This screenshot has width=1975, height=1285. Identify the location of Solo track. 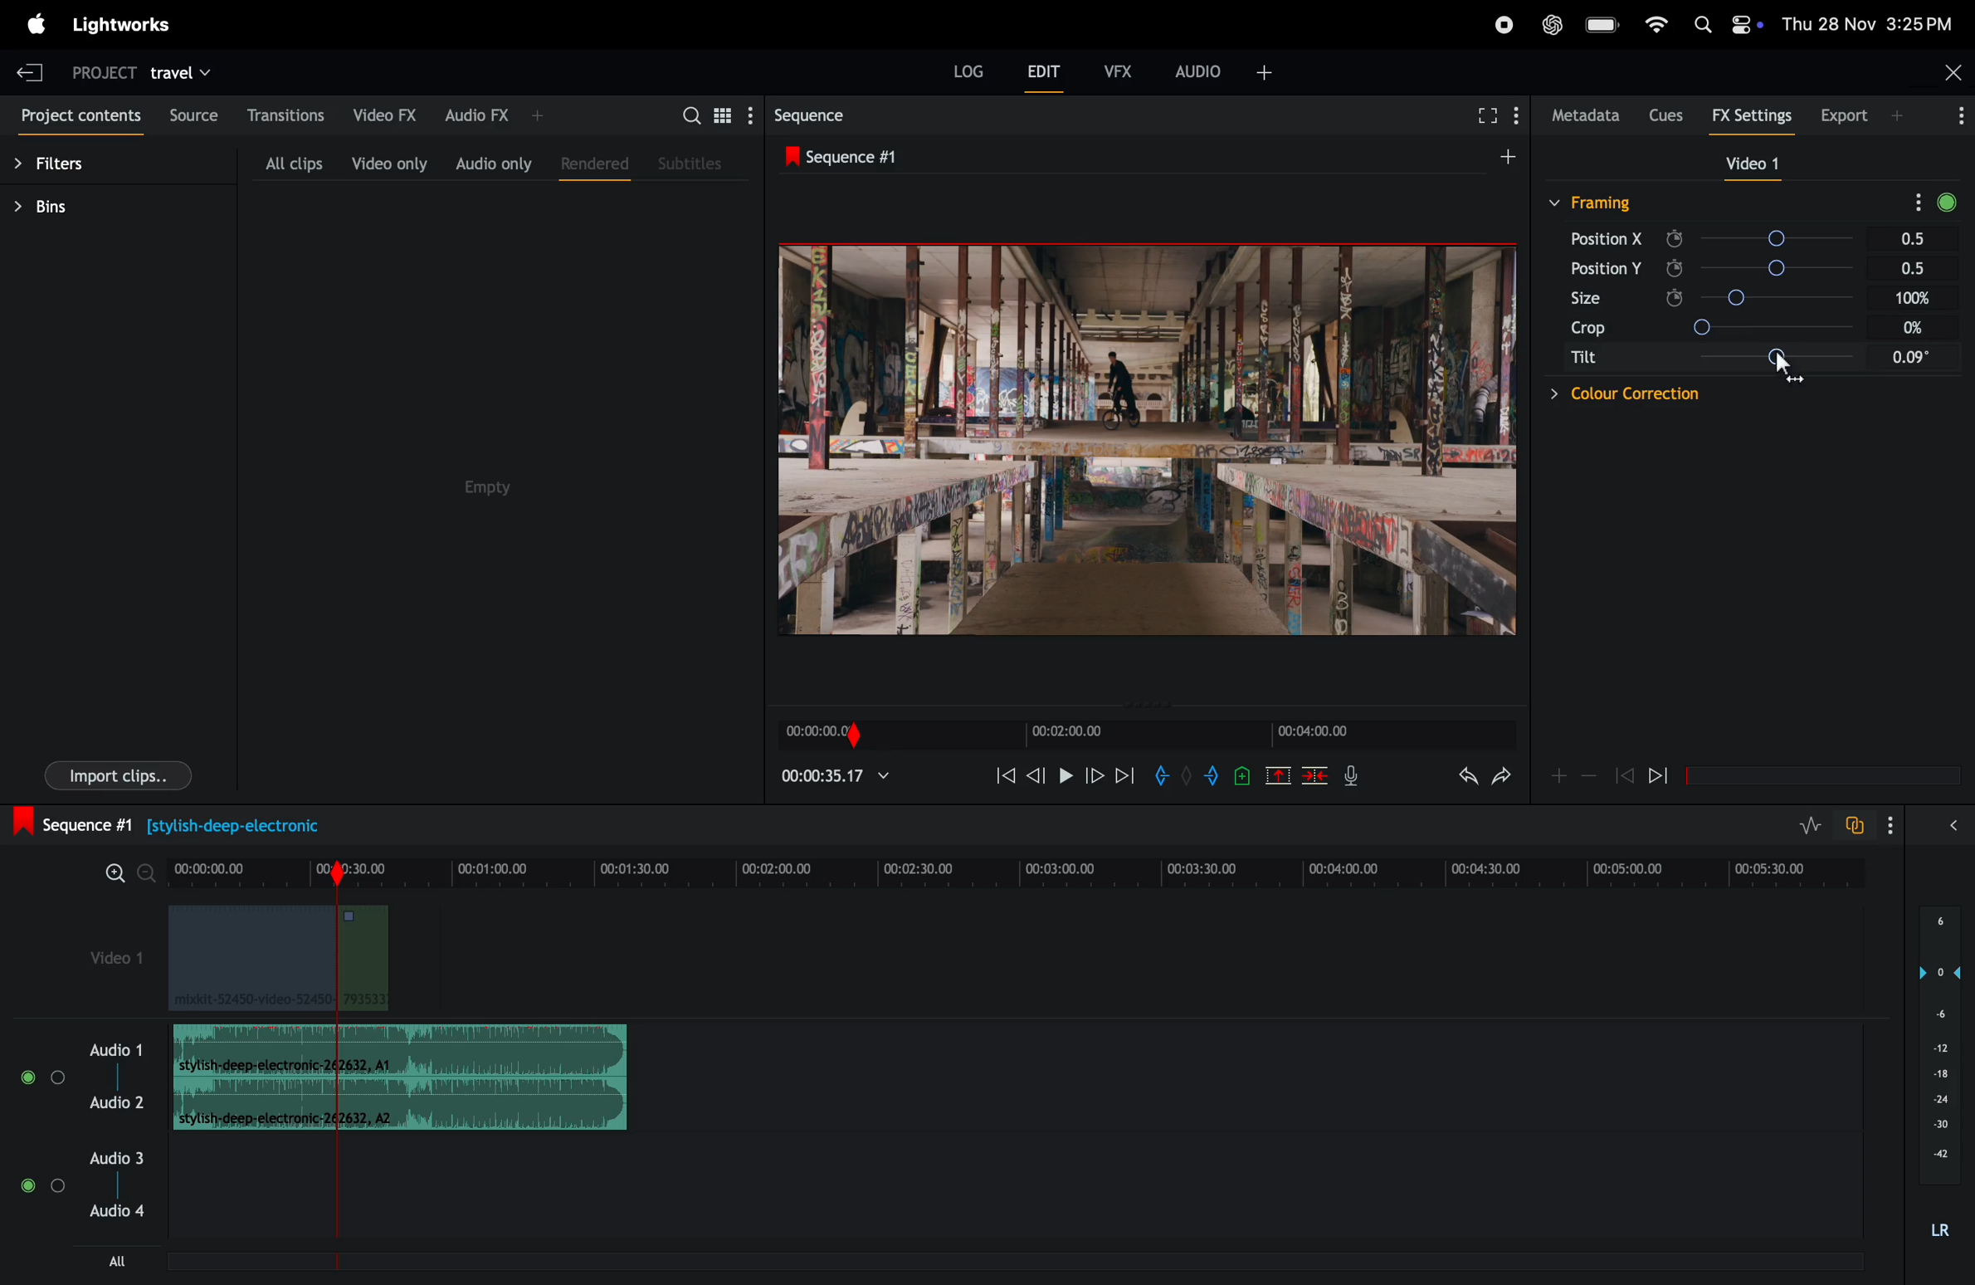
(59, 1191).